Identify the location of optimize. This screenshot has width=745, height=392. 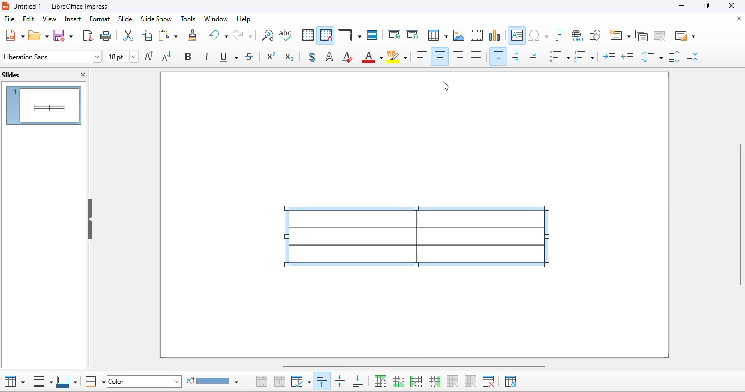
(301, 381).